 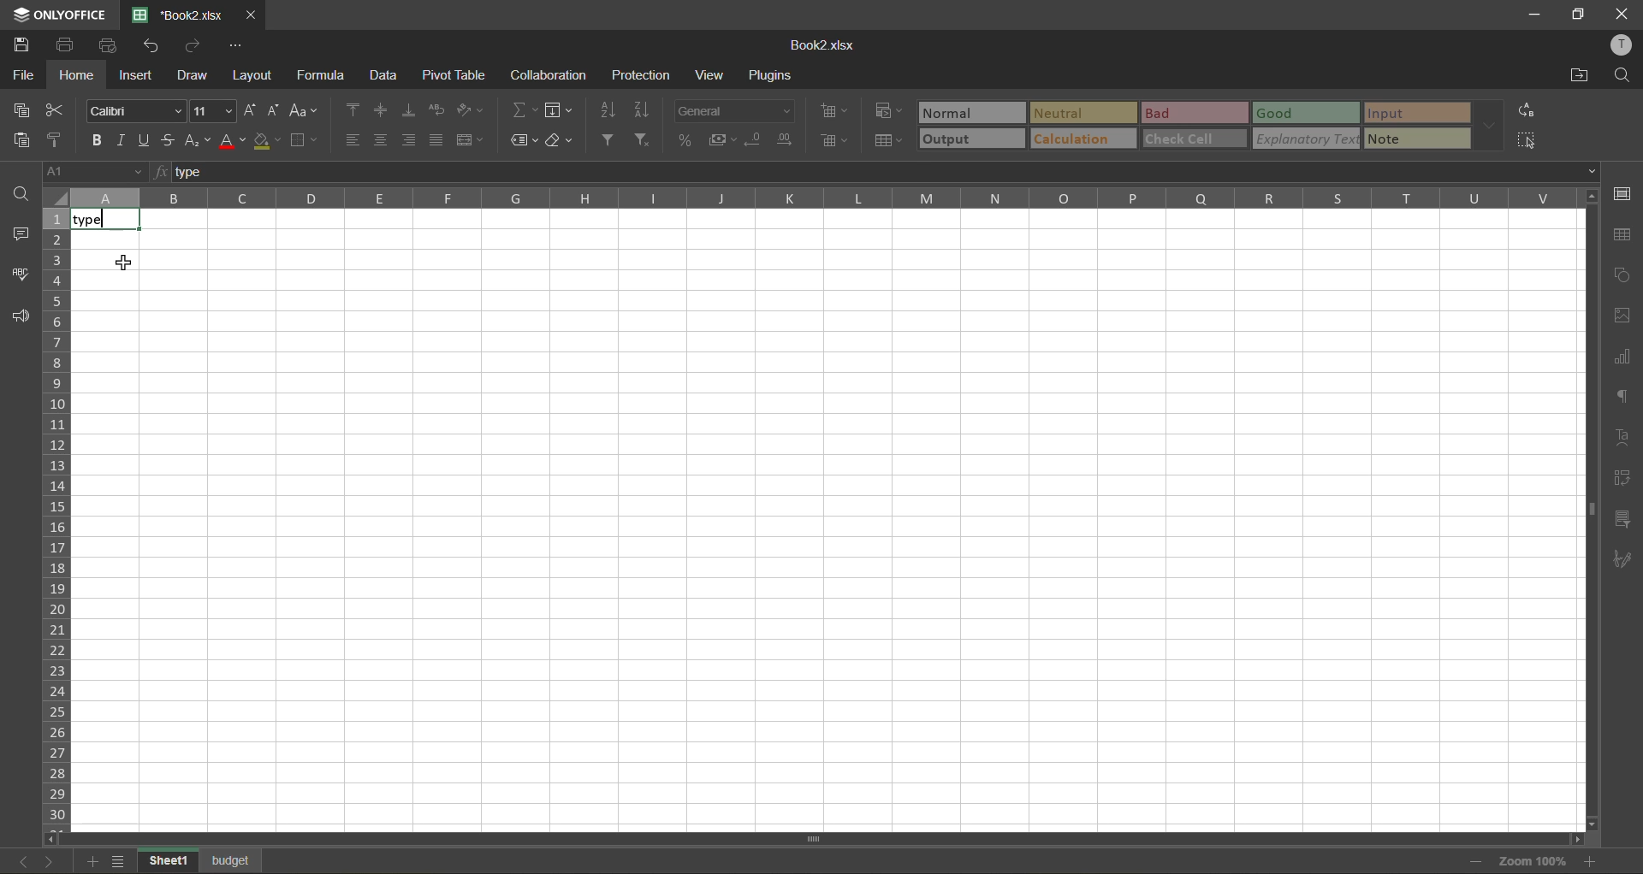 I want to click on fields, so click(x=558, y=110).